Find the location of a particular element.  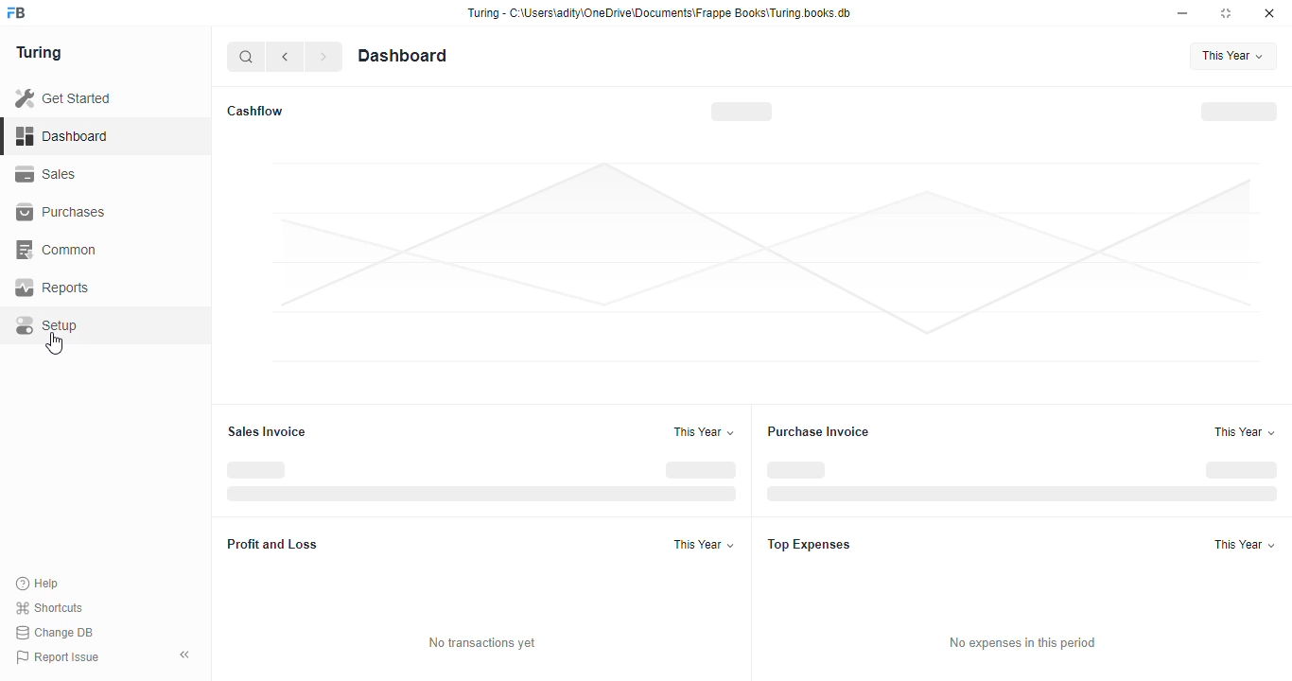

forward is located at coordinates (324, 56).